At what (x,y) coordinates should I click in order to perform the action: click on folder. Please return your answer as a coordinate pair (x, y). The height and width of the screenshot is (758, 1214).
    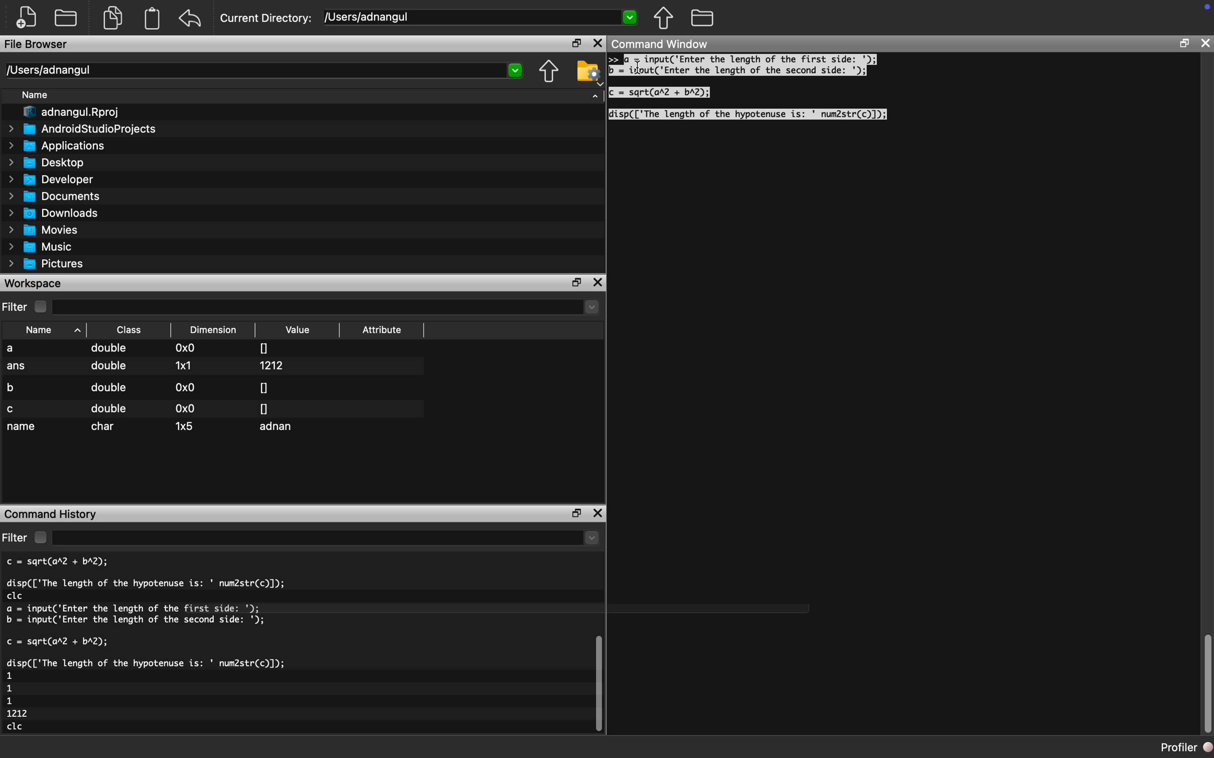
    Looking at the image, I should click on (702, 17).